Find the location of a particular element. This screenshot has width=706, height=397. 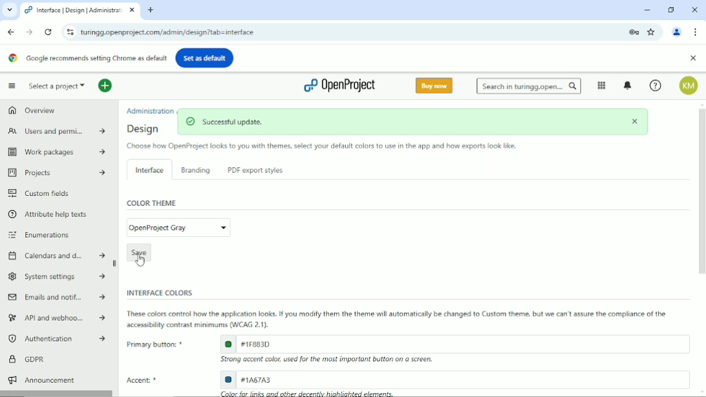

Calendars and dates is located at coordinates (56, 254).